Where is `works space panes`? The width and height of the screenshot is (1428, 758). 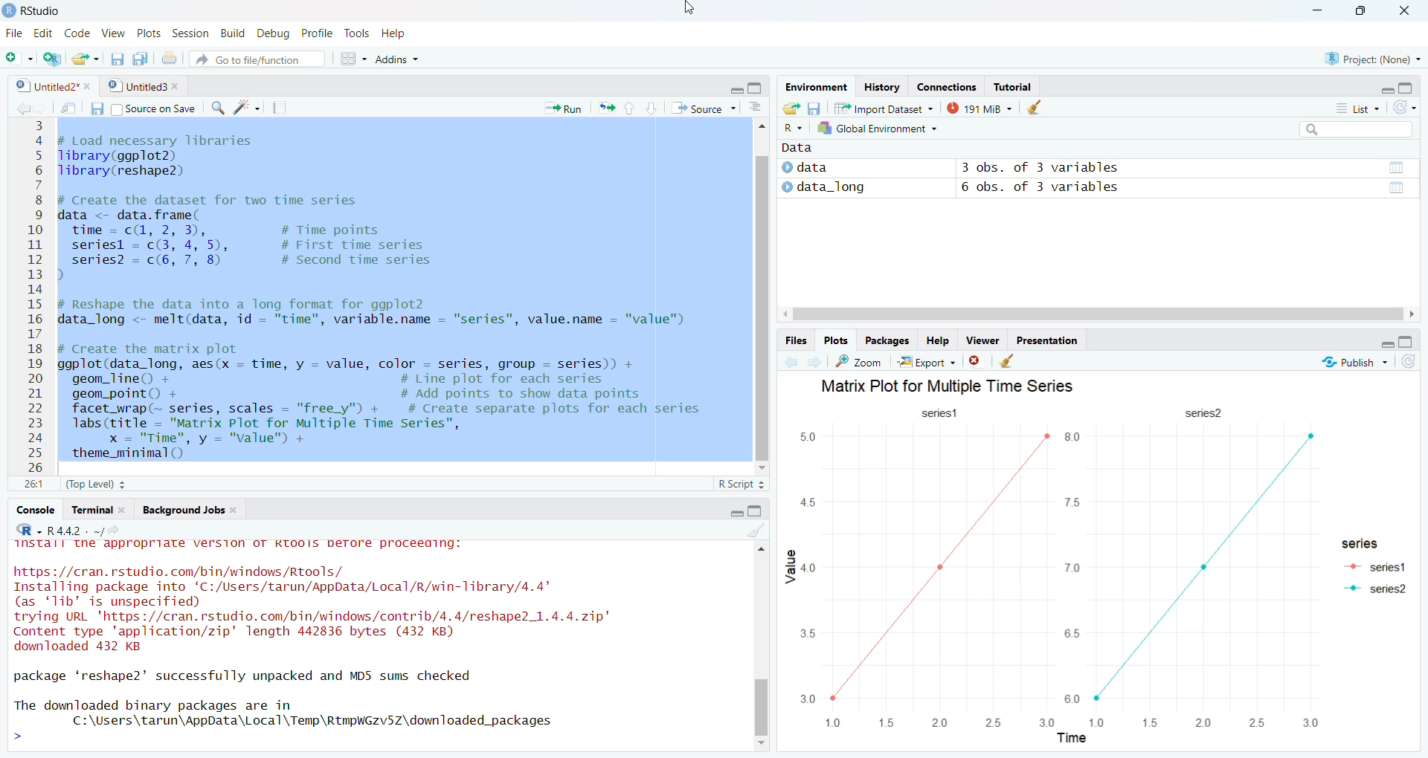
works space panes is located at coordinates (352, 59).